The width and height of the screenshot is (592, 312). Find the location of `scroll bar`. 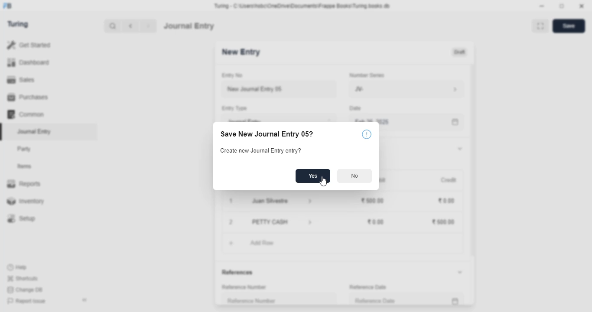

scroll bar is located at coordinates (473, 184).